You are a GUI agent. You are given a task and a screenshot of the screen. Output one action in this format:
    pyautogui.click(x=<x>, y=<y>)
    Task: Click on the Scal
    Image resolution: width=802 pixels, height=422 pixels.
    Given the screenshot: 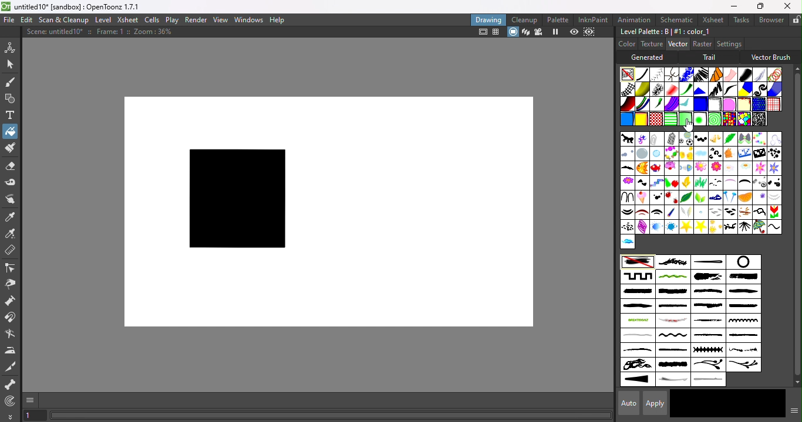 What is the action you would take?
    pyautogui.click(x=760, y=211)
    